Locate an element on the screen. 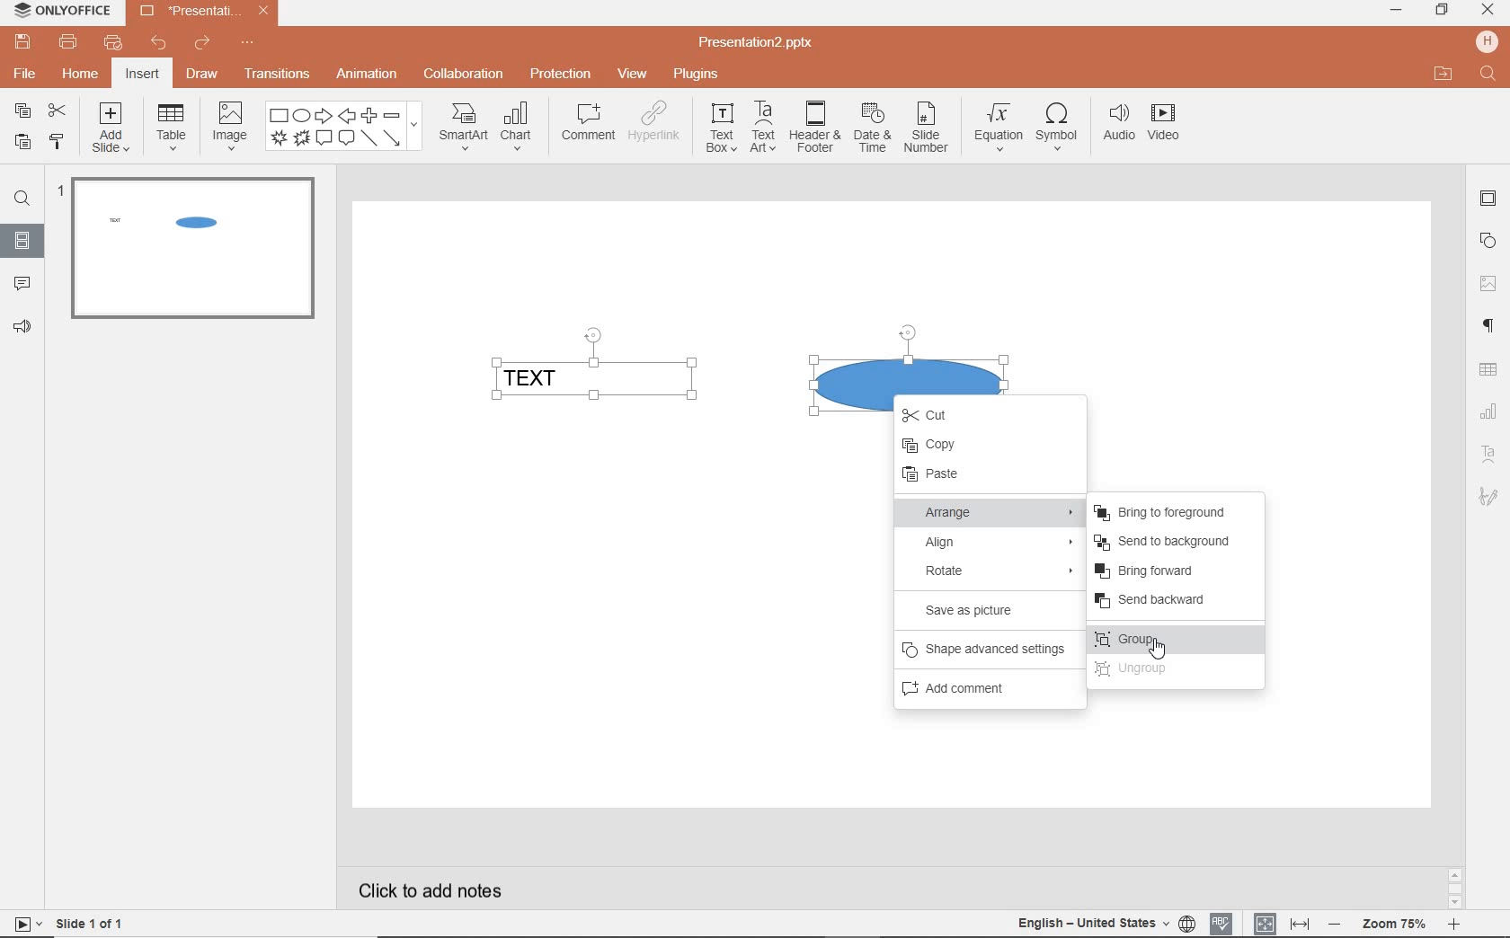 The width and height of the screenshot is (1510, 938). IMAGE SETTINGS is located at coordinates (1488, 283).